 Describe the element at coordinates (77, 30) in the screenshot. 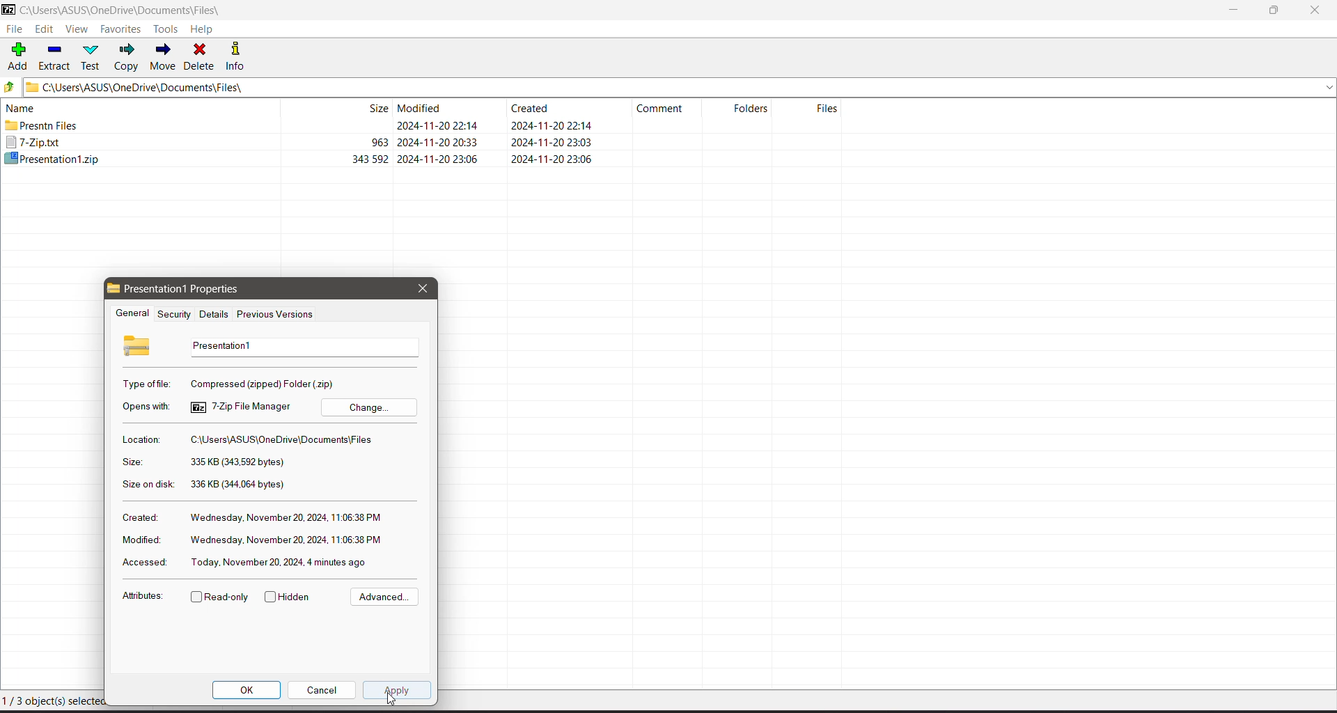

I see `View` at that location.